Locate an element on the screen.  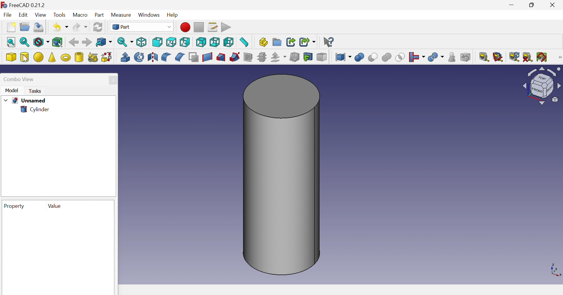
Close is located at coordinates (554, 4).